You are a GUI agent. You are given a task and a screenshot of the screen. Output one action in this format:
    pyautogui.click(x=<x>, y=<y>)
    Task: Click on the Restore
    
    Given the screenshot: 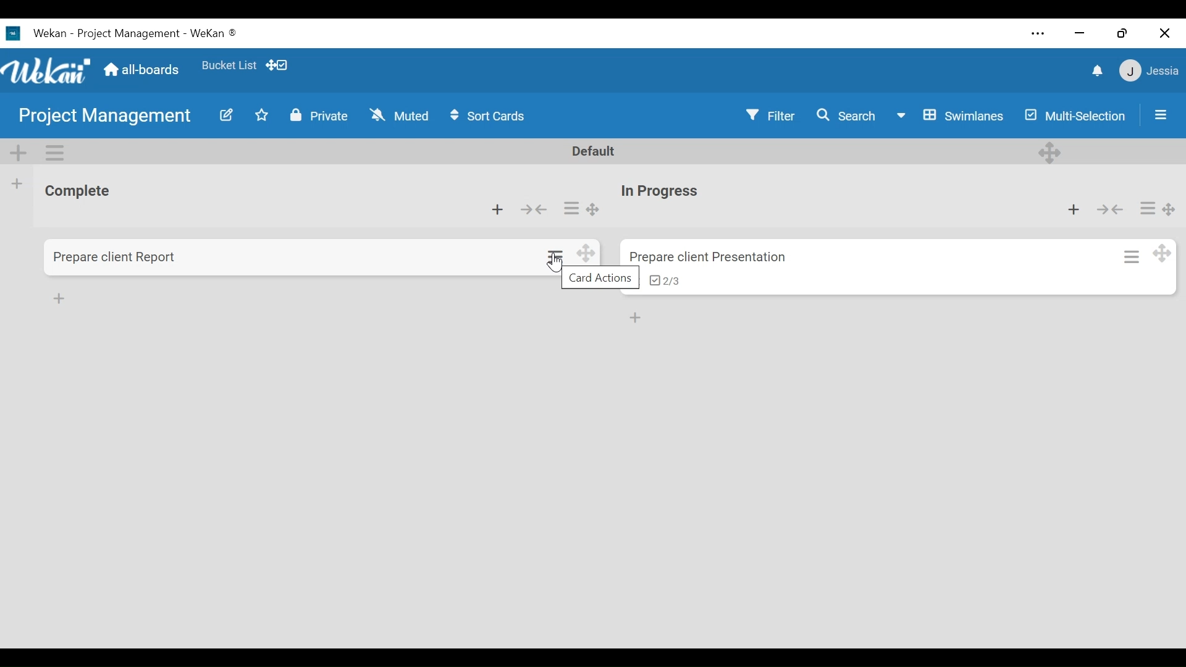 What is the action you would take?
    pyautogui.click(x=1124, y=32)
    